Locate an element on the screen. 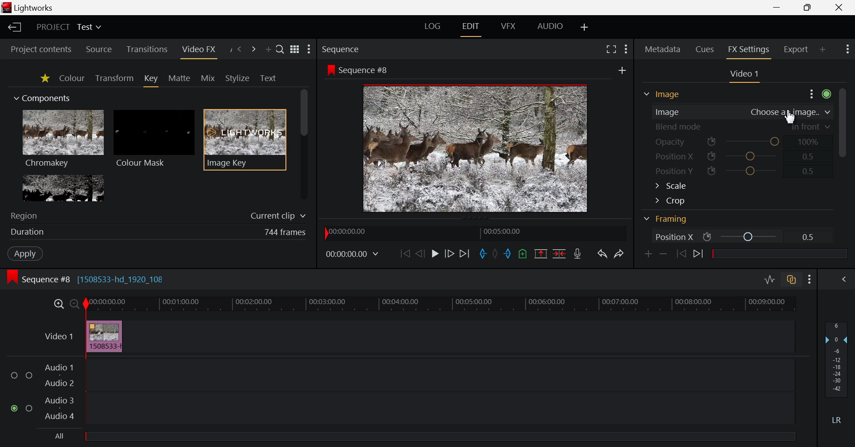 The width and height of the screenshot is (855, 447). Matte is located at coordinates (181, 79).